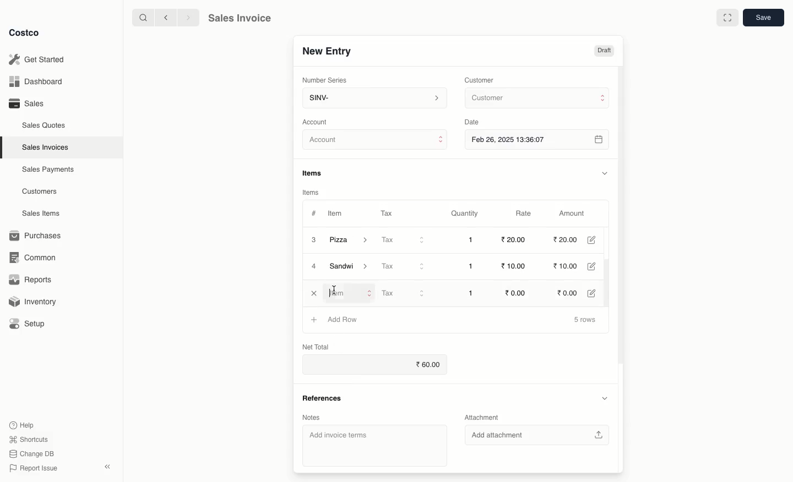 This screenshot has width=793, height=482. What do you see at coordinates (40, 191) in the screenshot?
I see `Customers` at bounding box center [40, 191].